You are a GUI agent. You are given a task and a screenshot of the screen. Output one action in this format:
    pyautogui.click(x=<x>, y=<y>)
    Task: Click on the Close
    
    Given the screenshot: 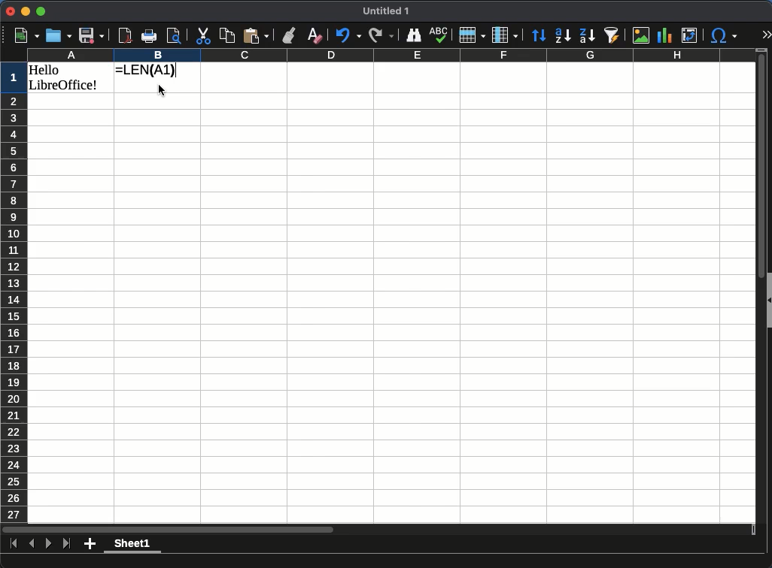 What is the action you would take?
    pyautogui.click(x=10, y=11)
    